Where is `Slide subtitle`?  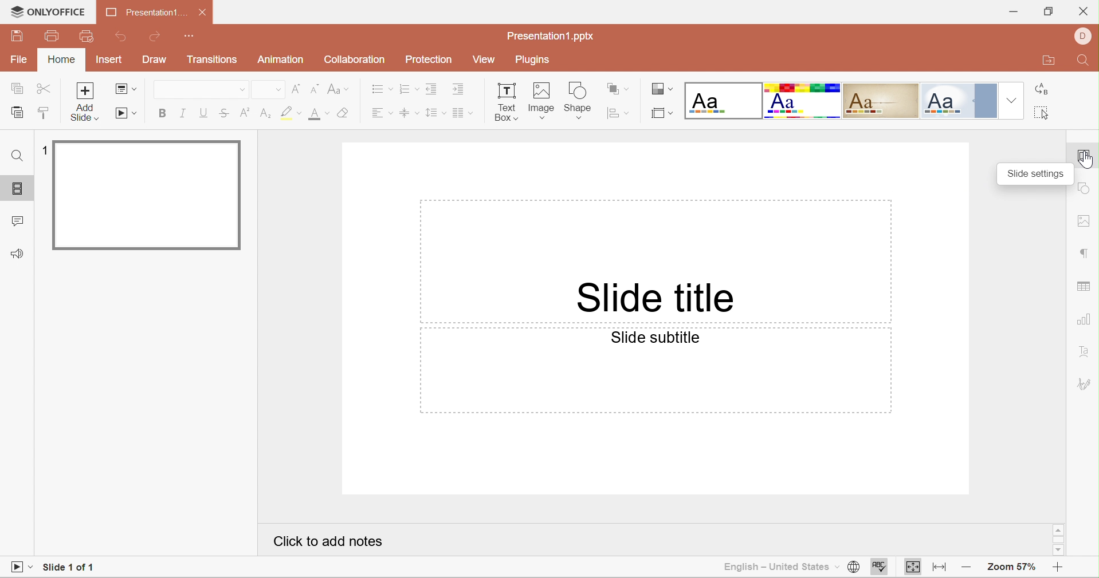 Slide subtitle is located at coordinates (656, 338).